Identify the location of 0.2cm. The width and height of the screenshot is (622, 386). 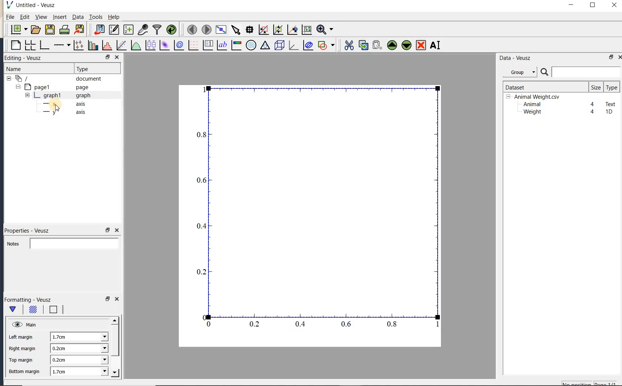
(79, 360).